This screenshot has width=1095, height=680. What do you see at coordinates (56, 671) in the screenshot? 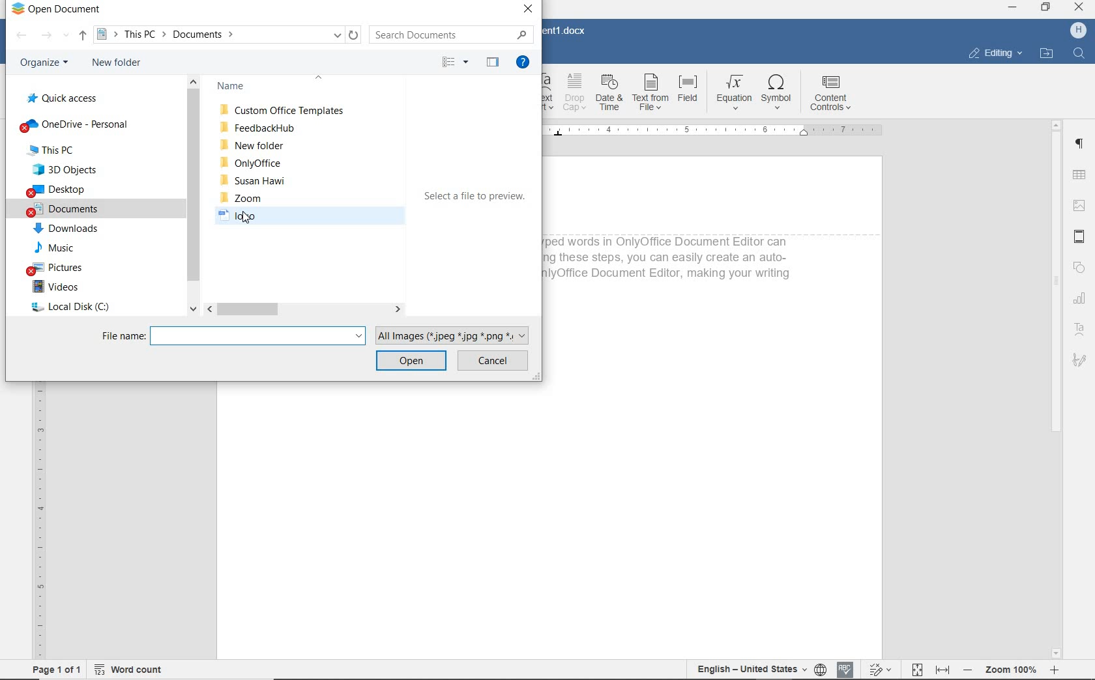
I see `page 1 of 1` at bounding box center [56, 671].